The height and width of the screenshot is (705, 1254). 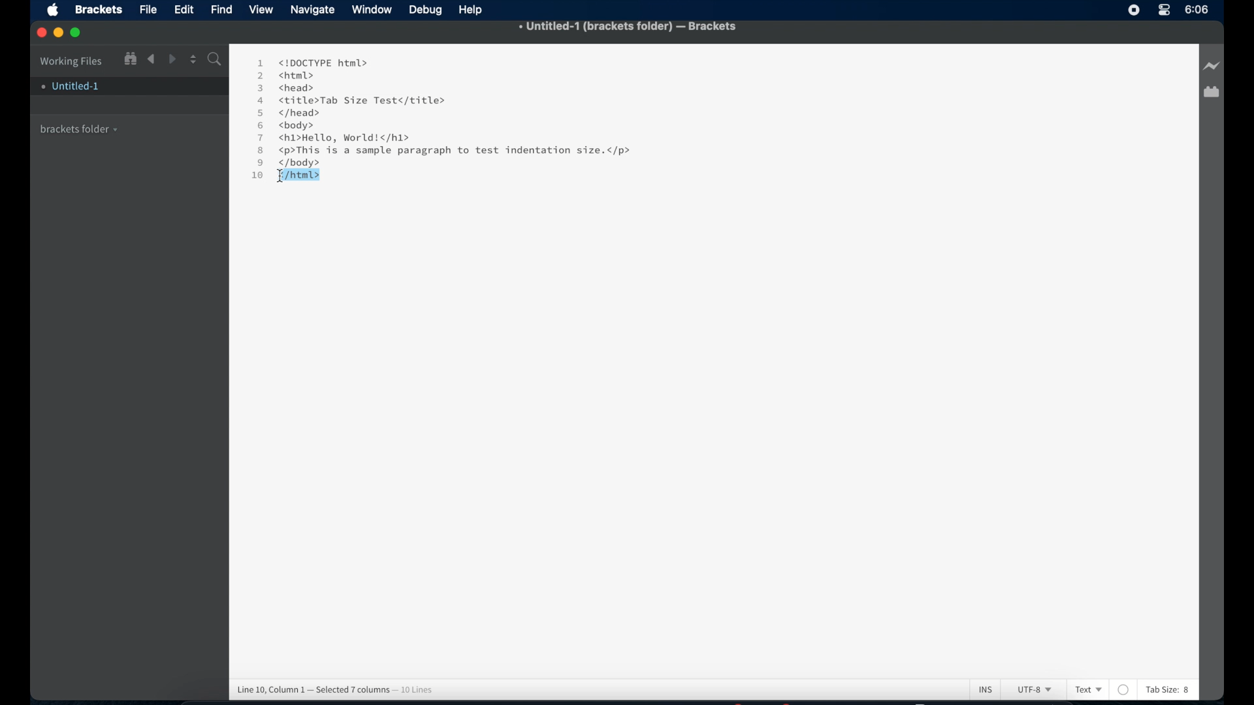 What do you see at coordinates (71, 59) in the screenshot?
I see `Working Files` at bounding box center [71, 59].